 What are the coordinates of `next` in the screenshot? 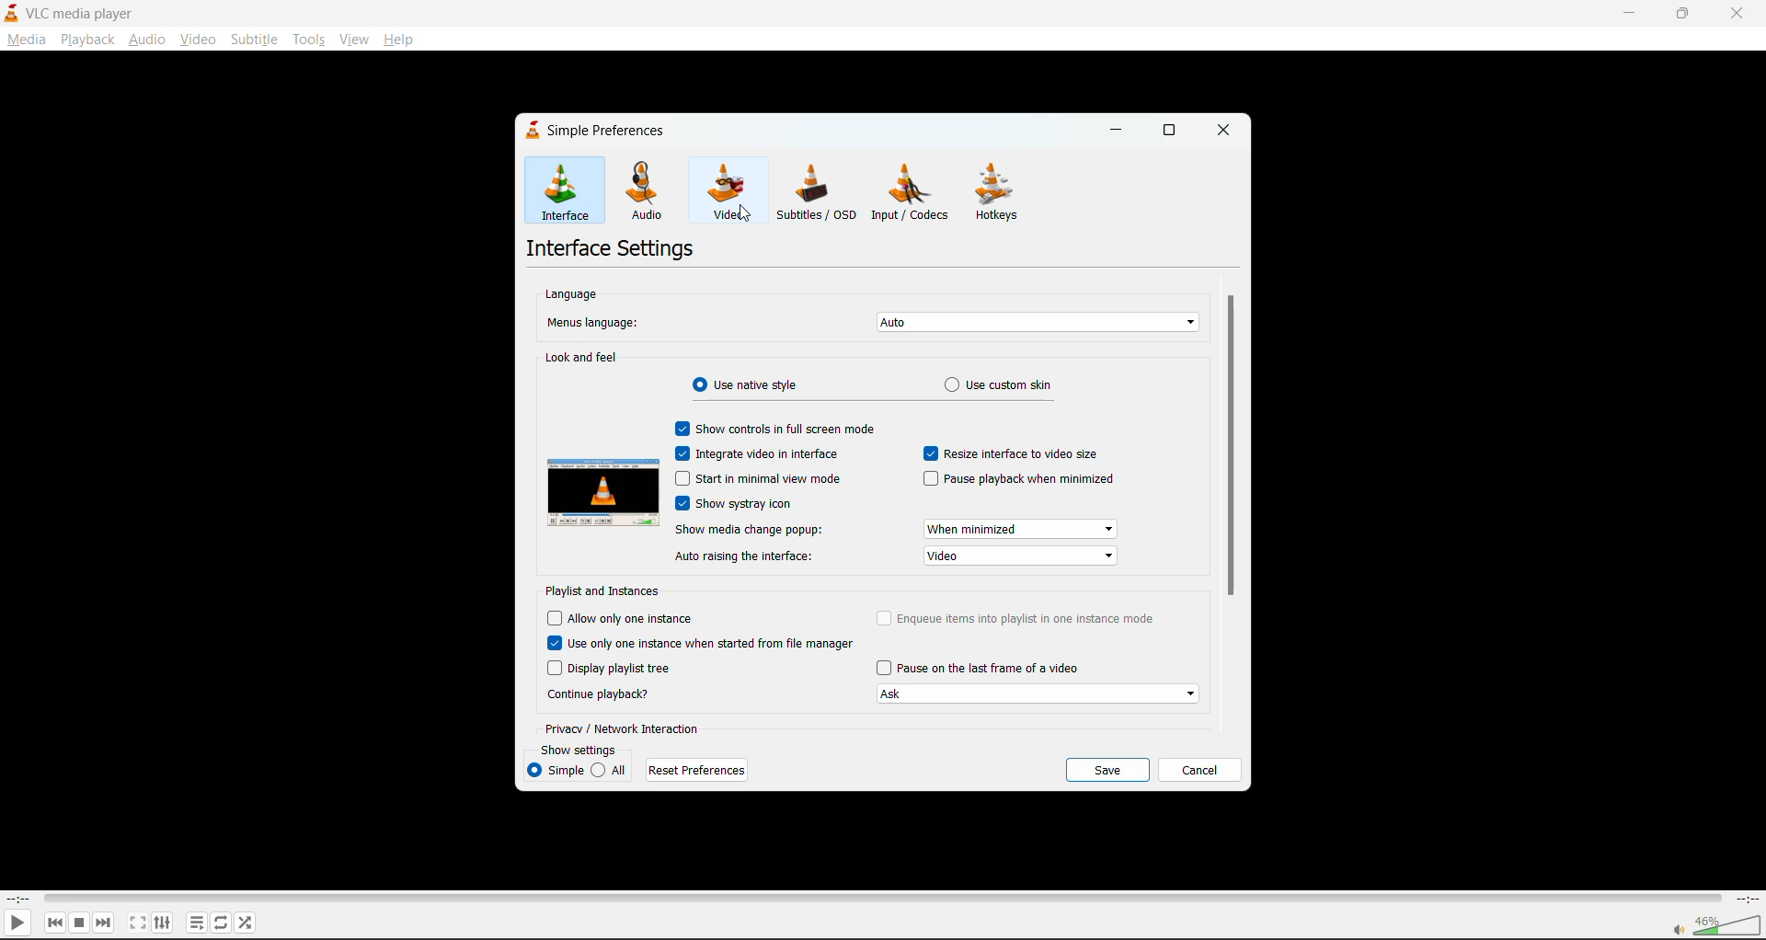 It's located at (108, 922).